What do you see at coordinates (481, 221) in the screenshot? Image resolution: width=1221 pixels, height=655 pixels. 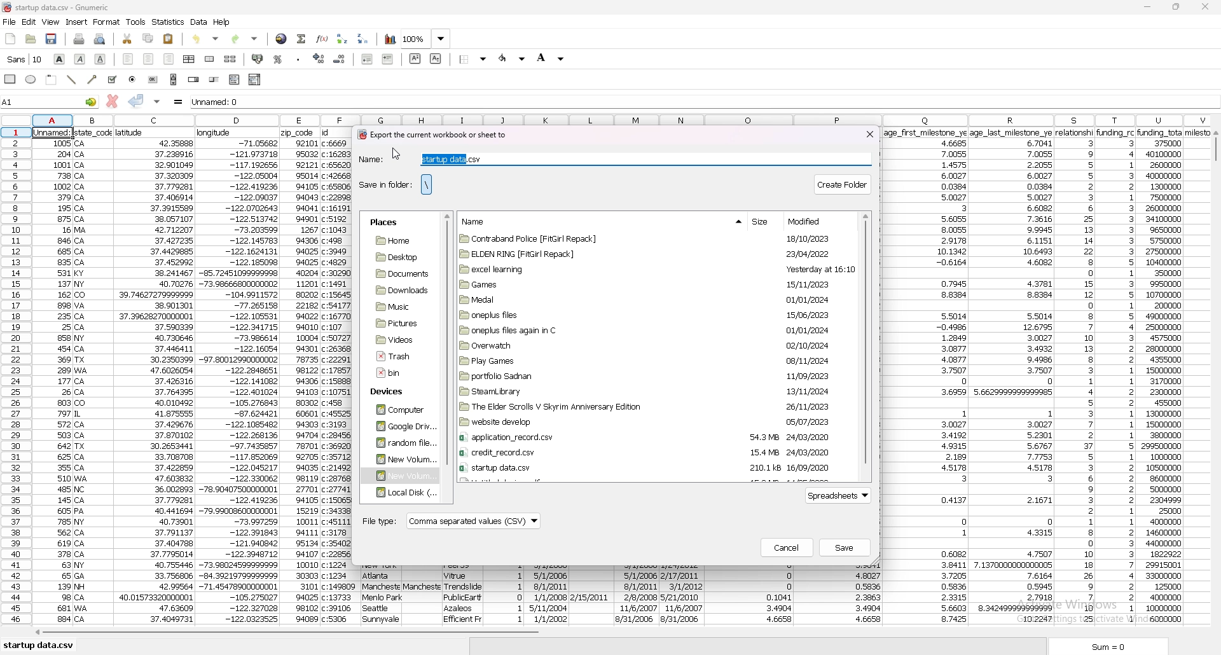 I see `name` at bounding box center [481, 221].